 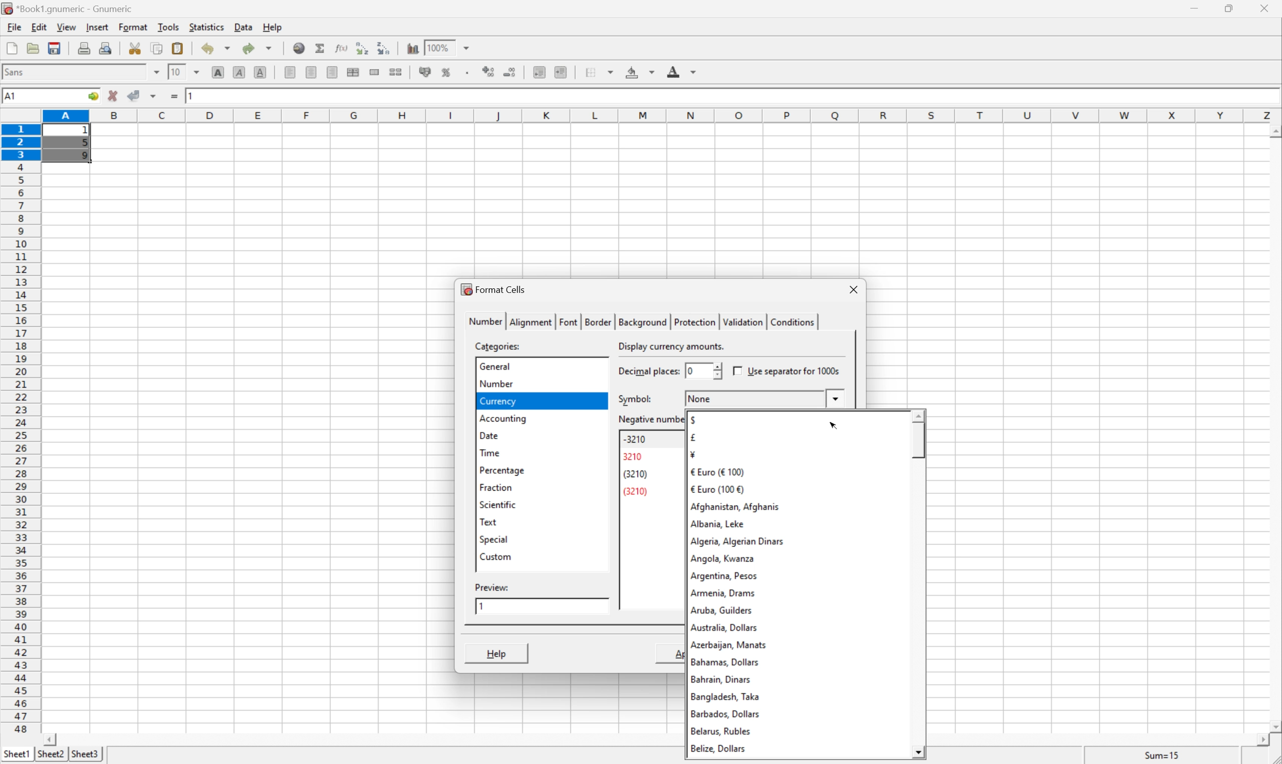 I want to click on bold, so click(x=220, y=73).